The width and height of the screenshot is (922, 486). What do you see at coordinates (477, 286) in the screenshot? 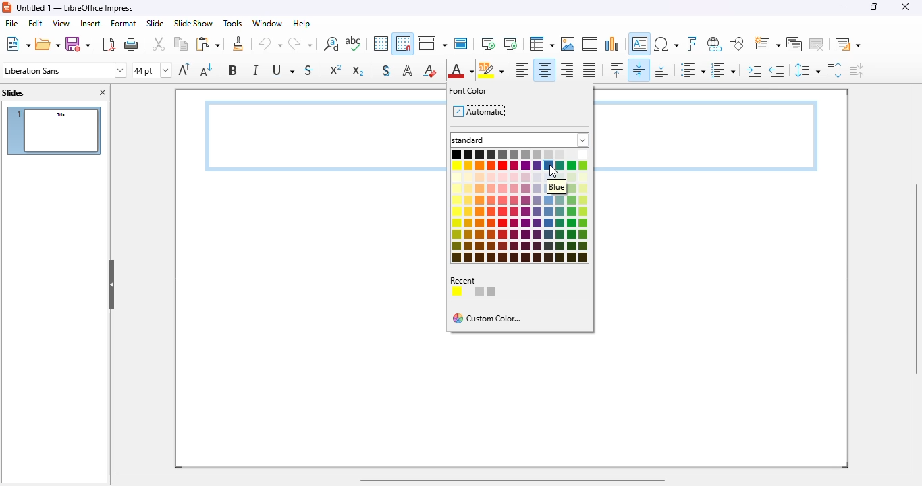
I see `recent colors` at bounding box center [477, 286].